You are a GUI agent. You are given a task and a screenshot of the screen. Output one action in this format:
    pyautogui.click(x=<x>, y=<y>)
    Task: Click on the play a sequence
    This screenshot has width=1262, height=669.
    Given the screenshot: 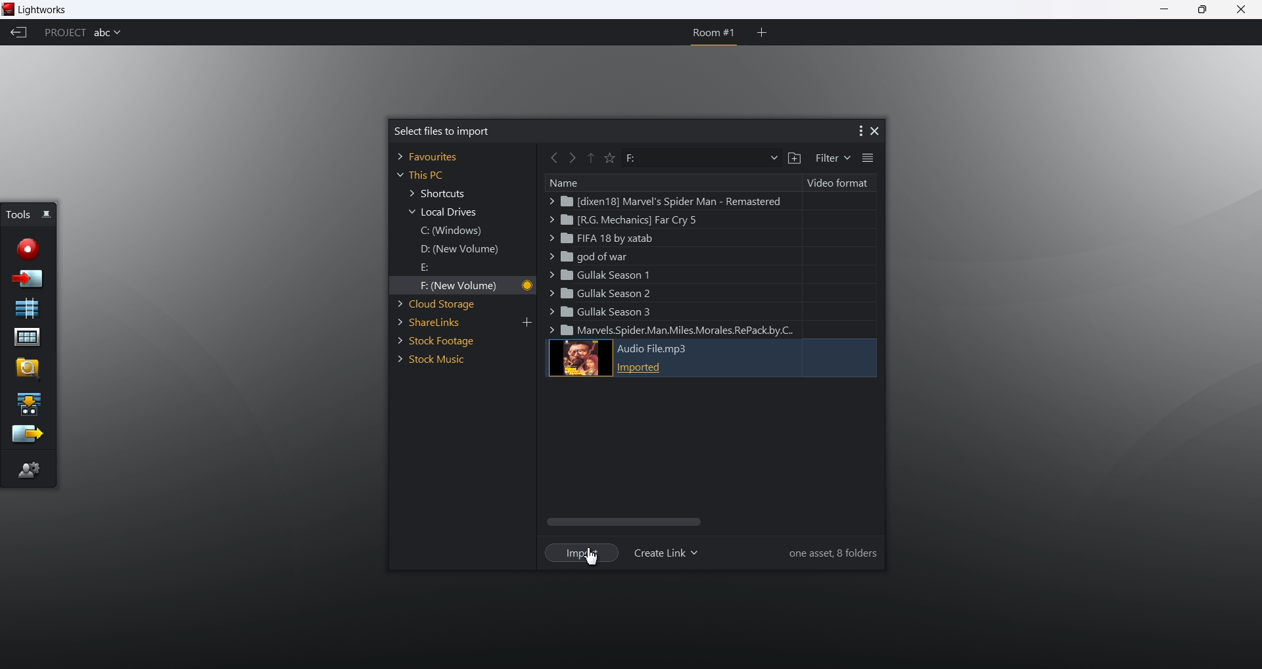 What is the action you would take?
    pyautogui.click(x=28, y=403)
    